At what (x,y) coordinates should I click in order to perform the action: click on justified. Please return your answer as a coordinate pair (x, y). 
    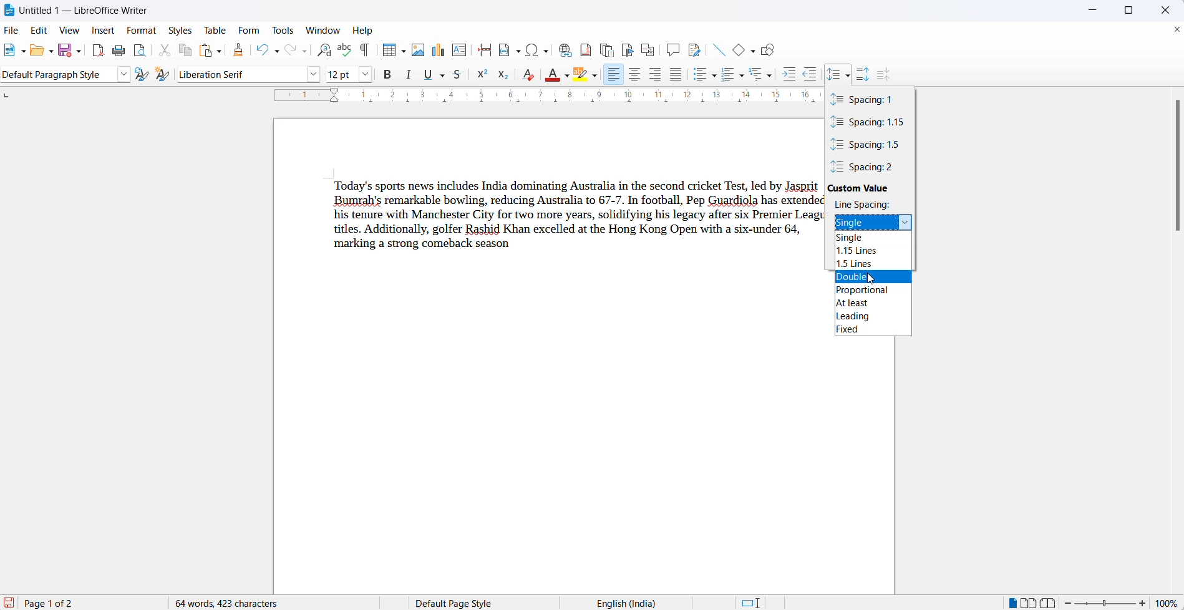
    Looking at the image, I should click on (676, 75).